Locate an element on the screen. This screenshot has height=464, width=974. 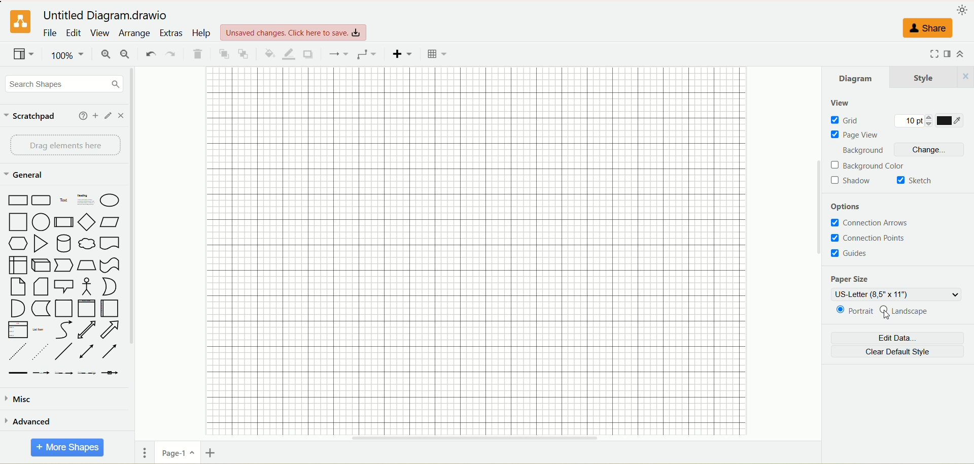
insert is located at coordinates (403, 54).